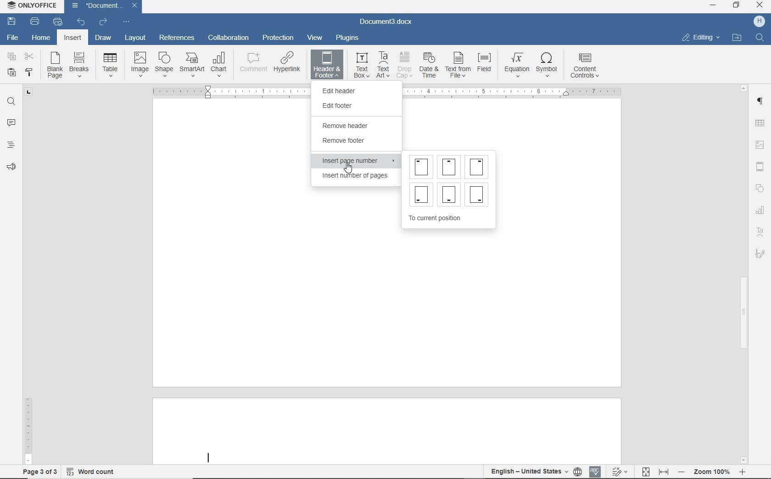 The image size is (771, 479). What do you see at coordinates (229, 39) in the screenshot?
I see `COLLABORATION` at bounding box center [229, 39].